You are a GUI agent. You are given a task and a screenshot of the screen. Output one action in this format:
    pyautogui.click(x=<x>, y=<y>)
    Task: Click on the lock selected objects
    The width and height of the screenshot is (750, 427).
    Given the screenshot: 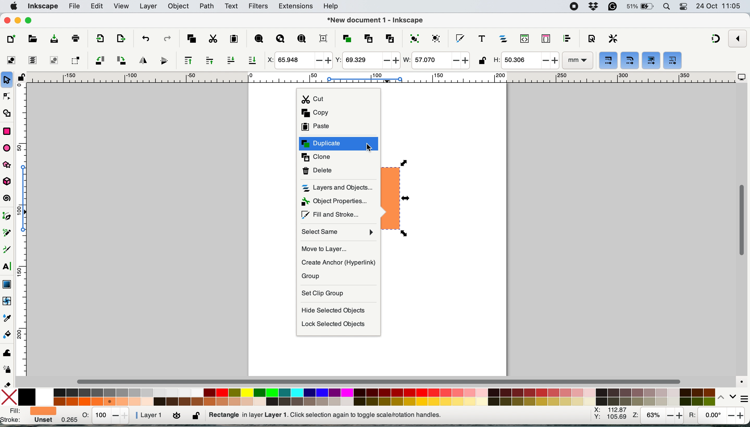 What is the action you would take?
    pyautogui.click(x=335, y=325)
    